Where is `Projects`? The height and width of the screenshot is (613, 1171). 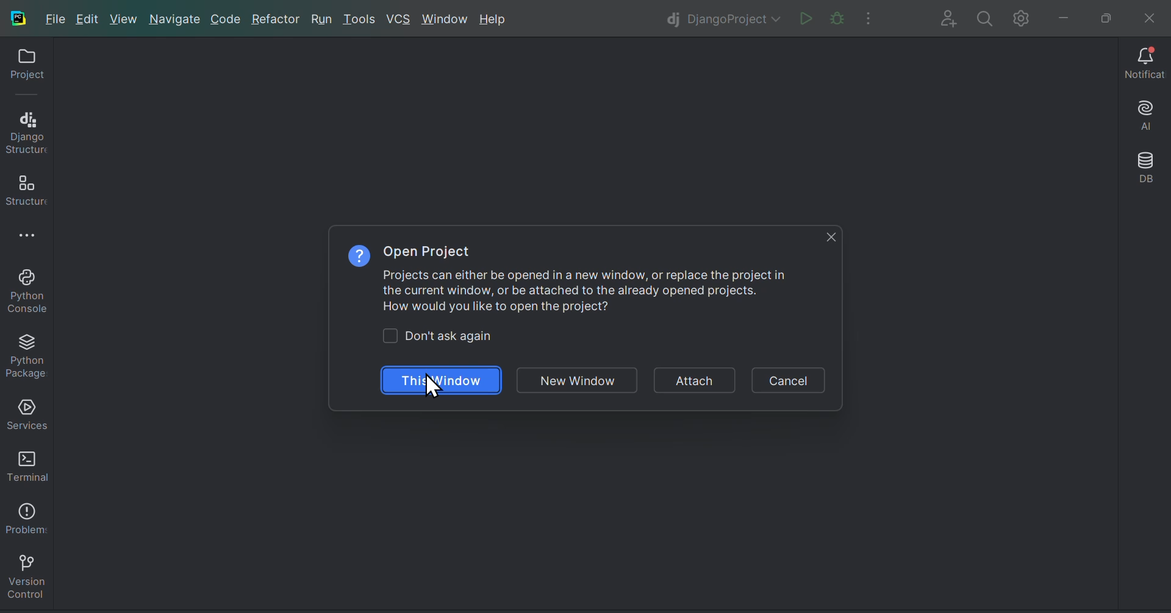
Projects is located at coordinates (23, 68).